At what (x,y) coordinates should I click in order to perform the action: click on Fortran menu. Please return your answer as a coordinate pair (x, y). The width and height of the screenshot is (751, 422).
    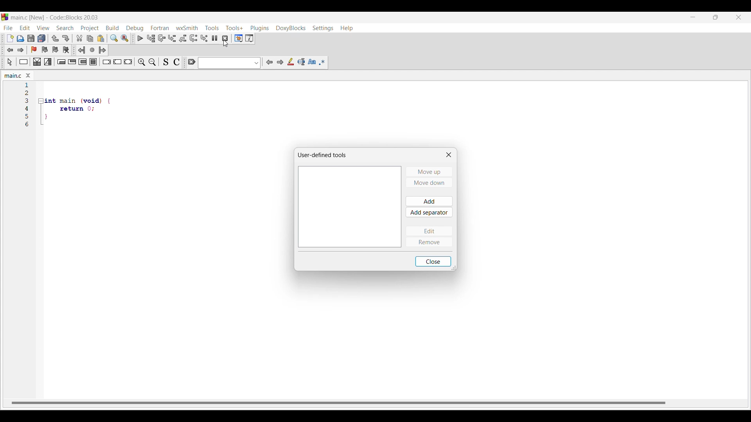
    Looking at the image, I should click on (160, 28).